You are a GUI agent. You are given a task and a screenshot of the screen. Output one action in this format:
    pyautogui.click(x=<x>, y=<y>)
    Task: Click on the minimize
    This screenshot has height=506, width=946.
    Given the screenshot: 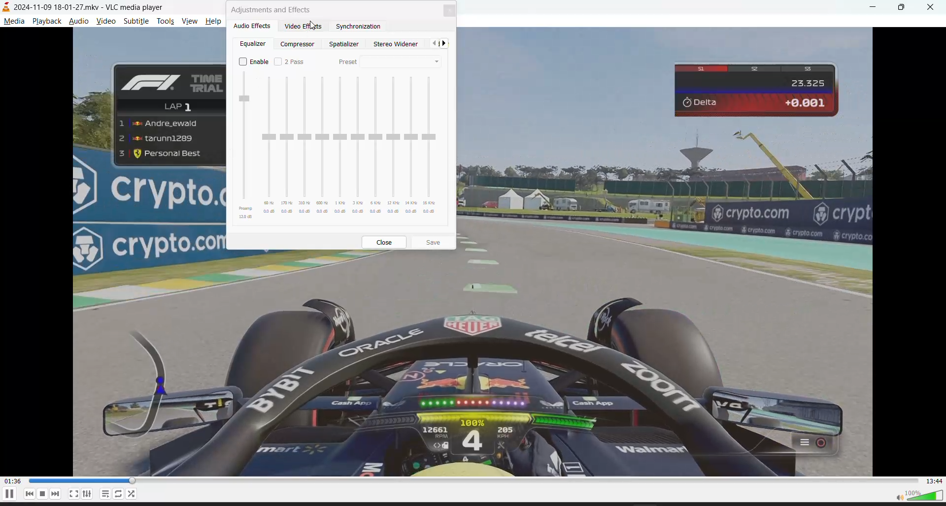 What is the action you would take?
    pyautogui.click(x=870, y=7)
    